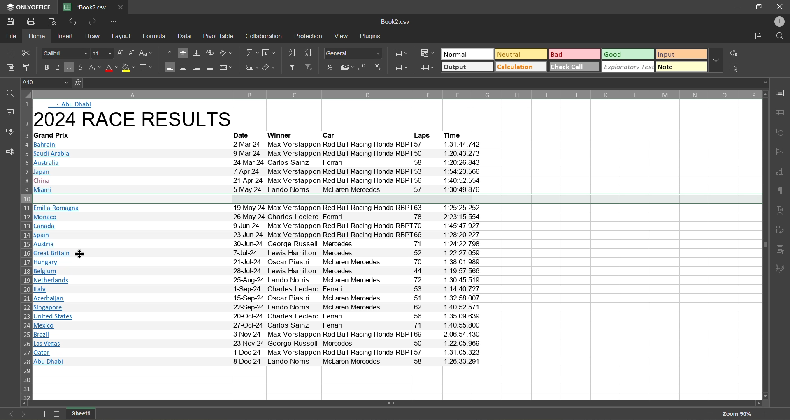 Image resolution: width=790 pixels, height=420 pixels. I want to click on vertical scrollbar, so click(765, 246).